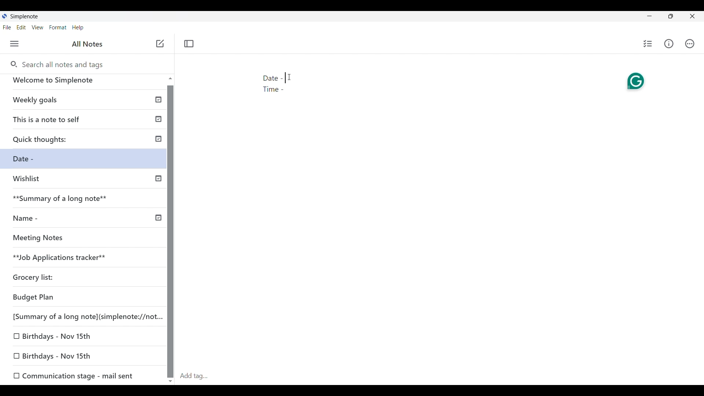 This screenshot has height=396, width=704. What do you see at coordinates (189, 44) in the screenshot?
I see `Toggle focus mode` at bounding box center [189, 44].